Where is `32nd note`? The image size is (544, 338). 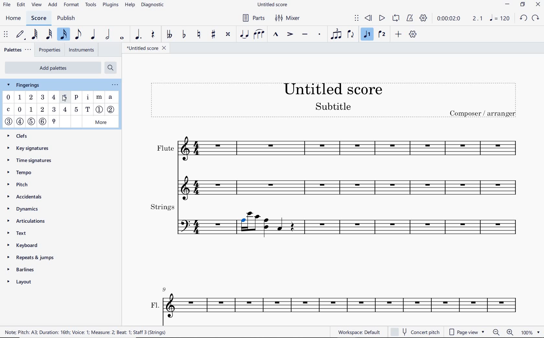
32nd note is located at coordinates (49, 34).